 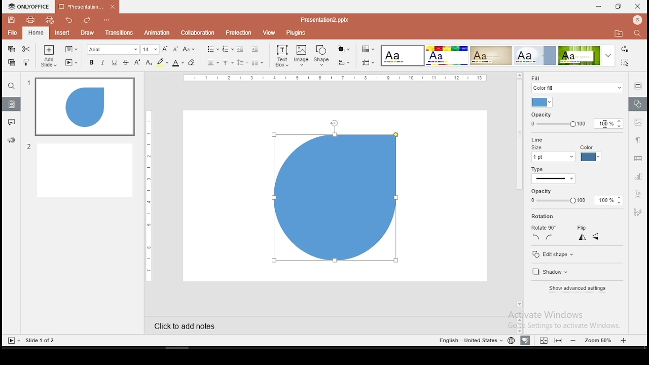 I want to click on image settings, so click(x=639, y=123).